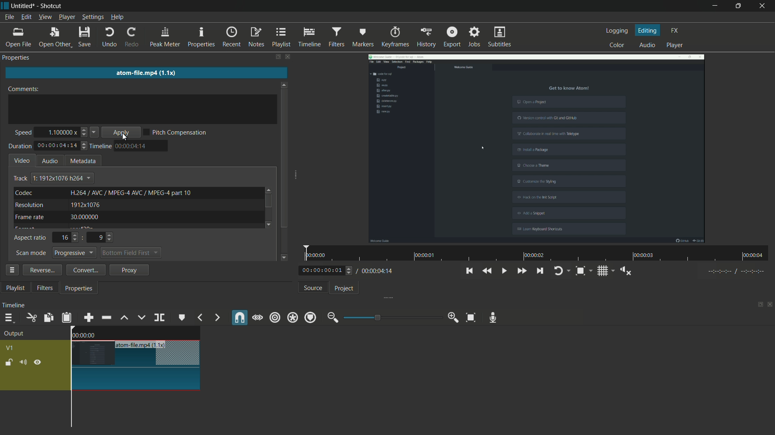 This screenshot has width=775, height=435. I want to click on split at playhead, so click(160, 317).